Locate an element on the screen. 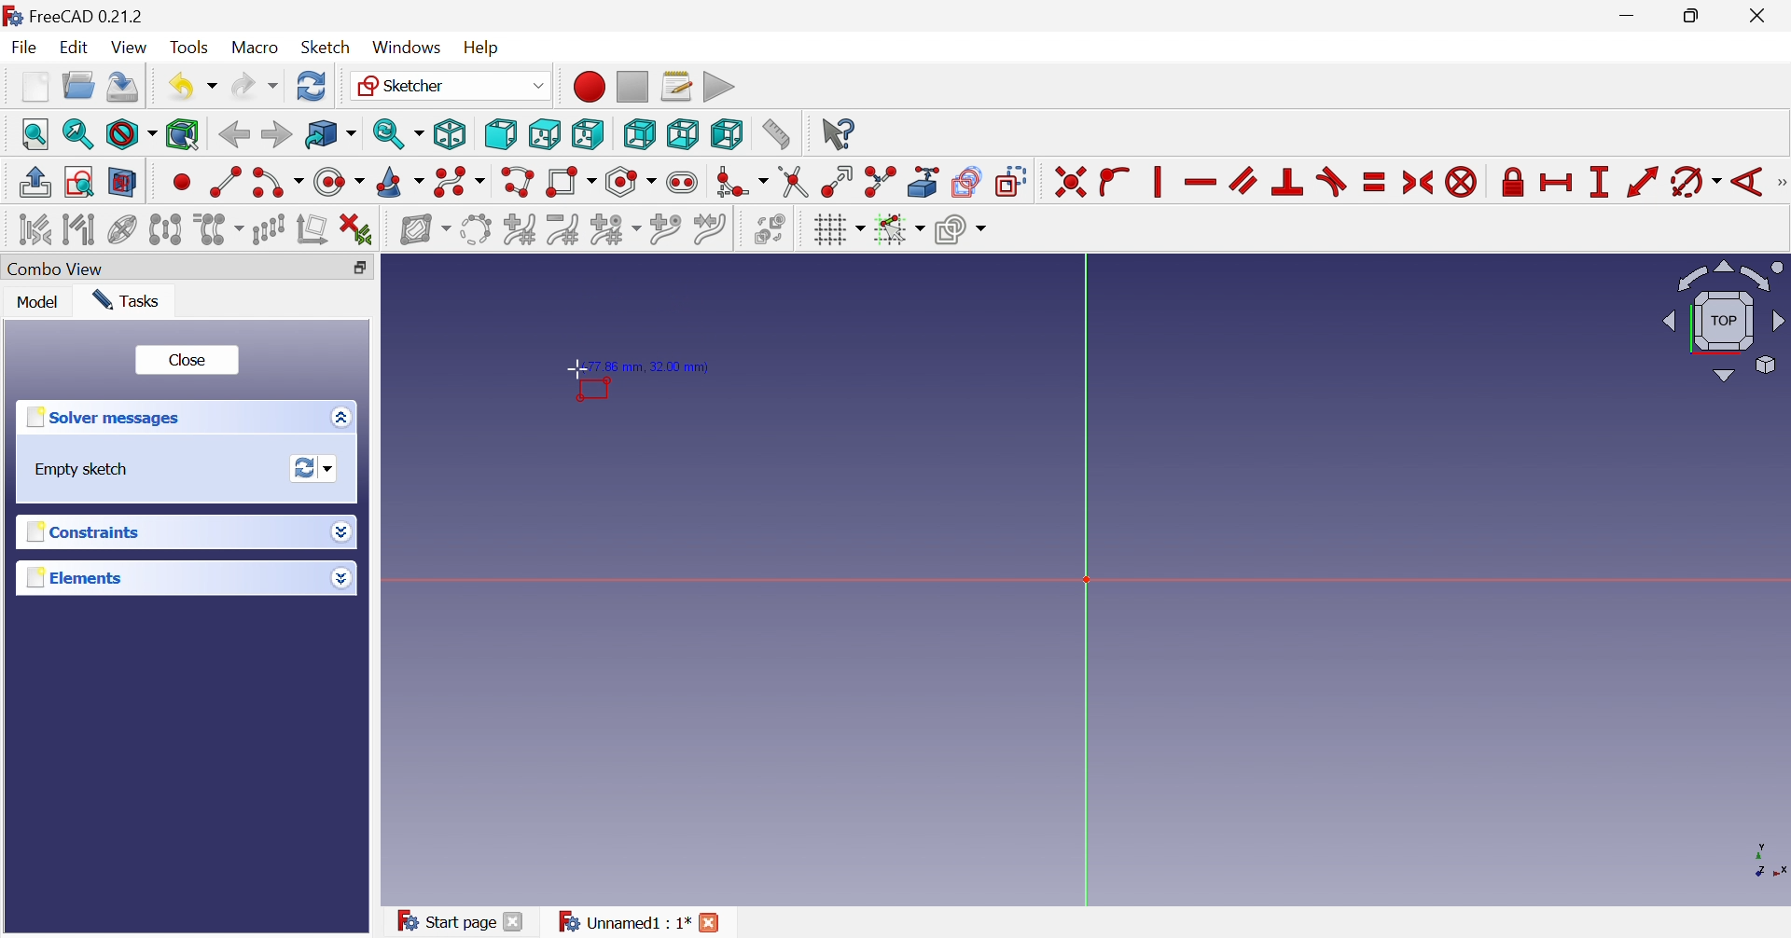 This screenshot has width=1791, height=938. Help is located at coordinates (481, 47).